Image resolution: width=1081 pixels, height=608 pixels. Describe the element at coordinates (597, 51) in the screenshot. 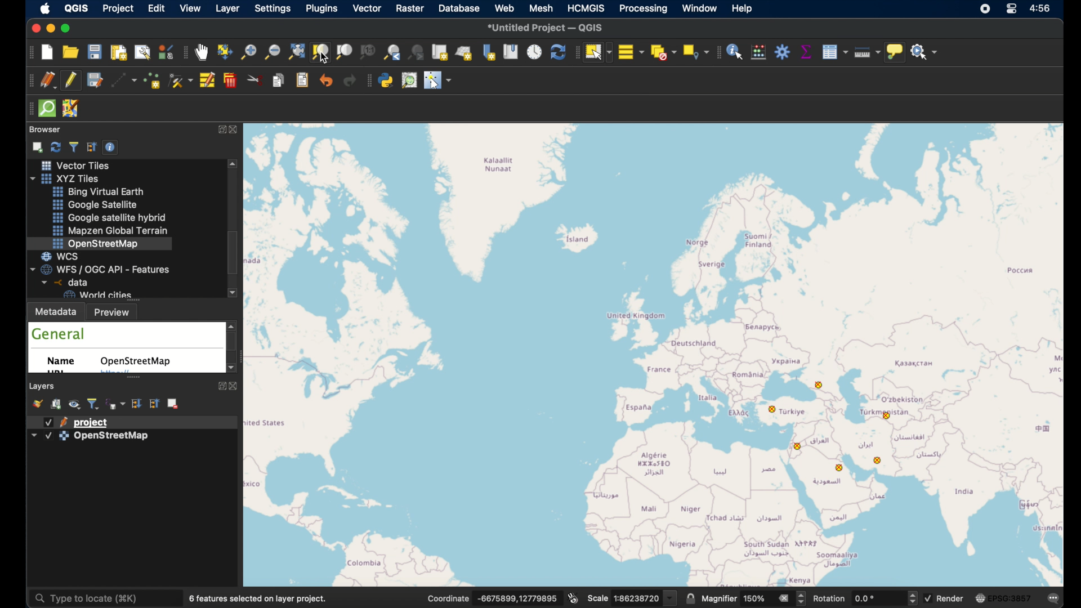

I see `select feature by area or single click` at that location.